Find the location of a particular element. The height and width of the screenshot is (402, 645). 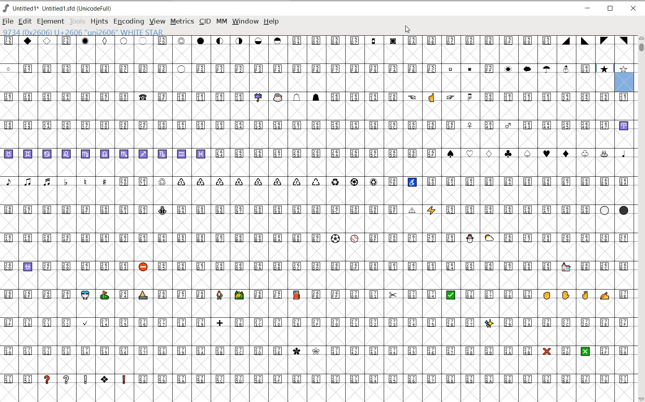

glyph slot is located at coordinates (625, 79).